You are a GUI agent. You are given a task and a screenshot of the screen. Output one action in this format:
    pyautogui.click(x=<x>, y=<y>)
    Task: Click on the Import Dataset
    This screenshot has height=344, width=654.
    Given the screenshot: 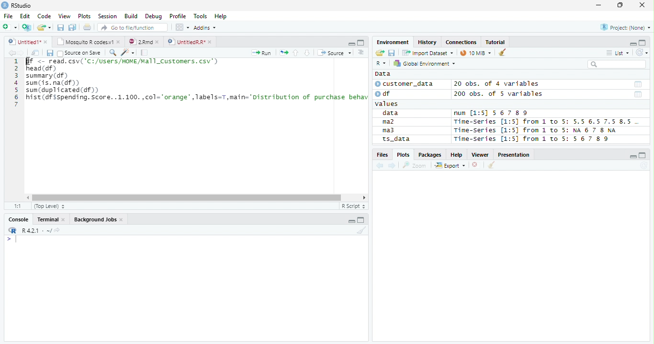 What is the action you would take?
    pyautogui.click(x=427, y=53)
    